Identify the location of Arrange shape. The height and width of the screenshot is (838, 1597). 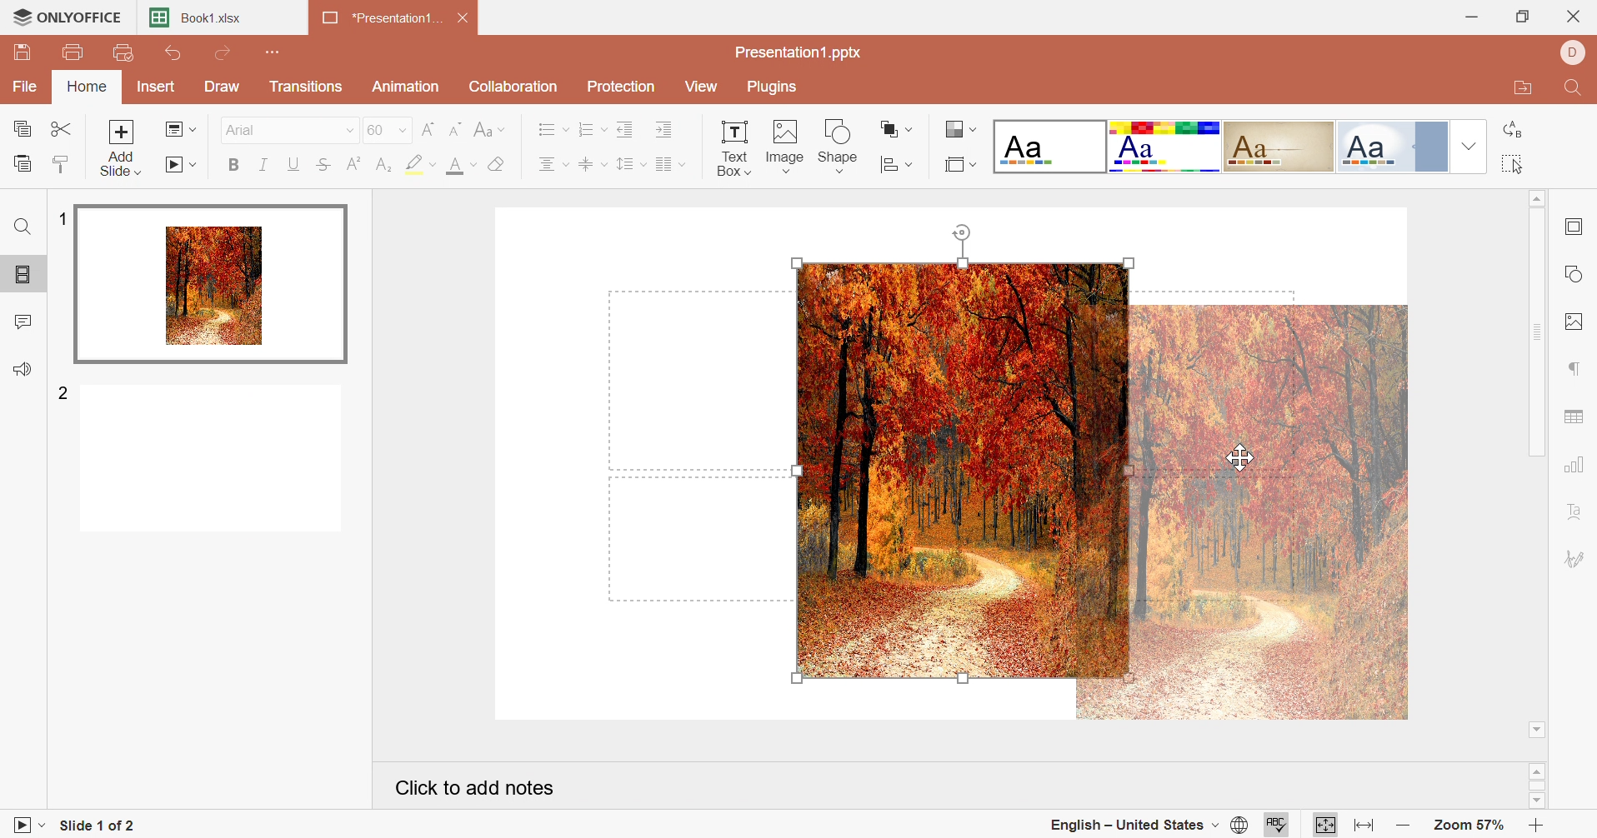
(893, 128).